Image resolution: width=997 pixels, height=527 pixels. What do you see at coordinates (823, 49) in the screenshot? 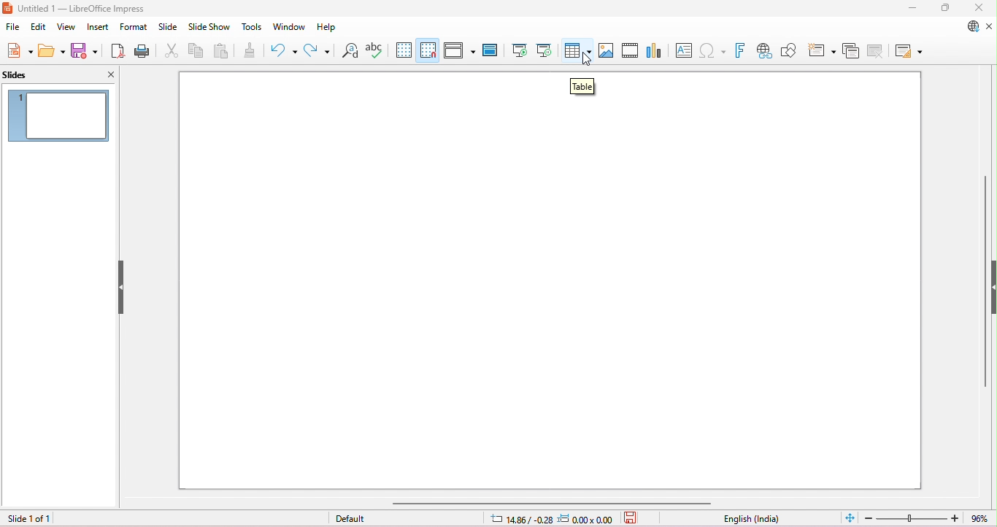
I see `new slide` at bounding box center [823, 49].